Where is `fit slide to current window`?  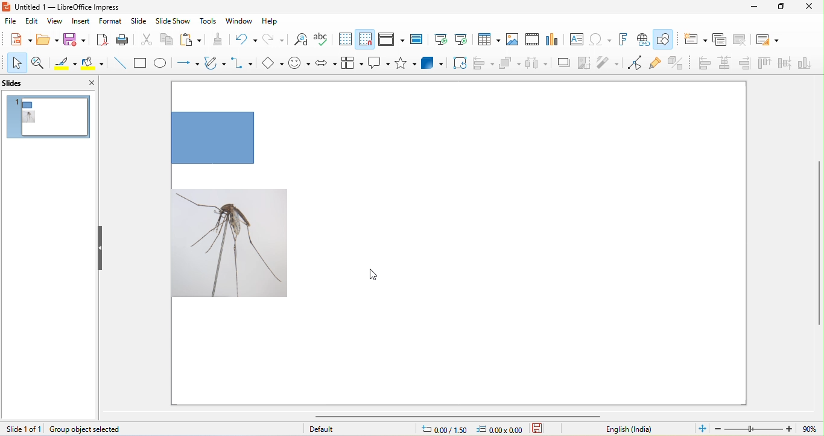
fit slide to current window is located at coordinates (700, 429).